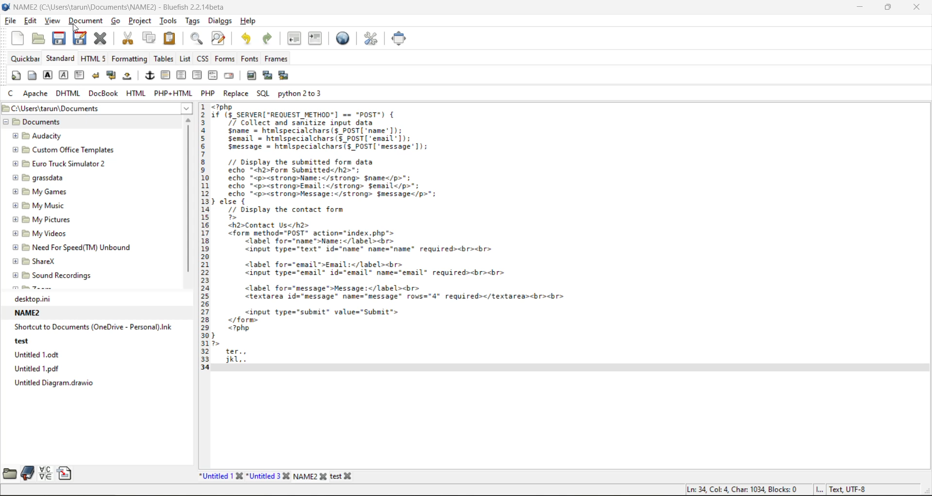 Image resolution: width=932 pixels, height=496 pixels. Describe the element at coordinates (186, 60) in the screenshot. I see `list` at that location.